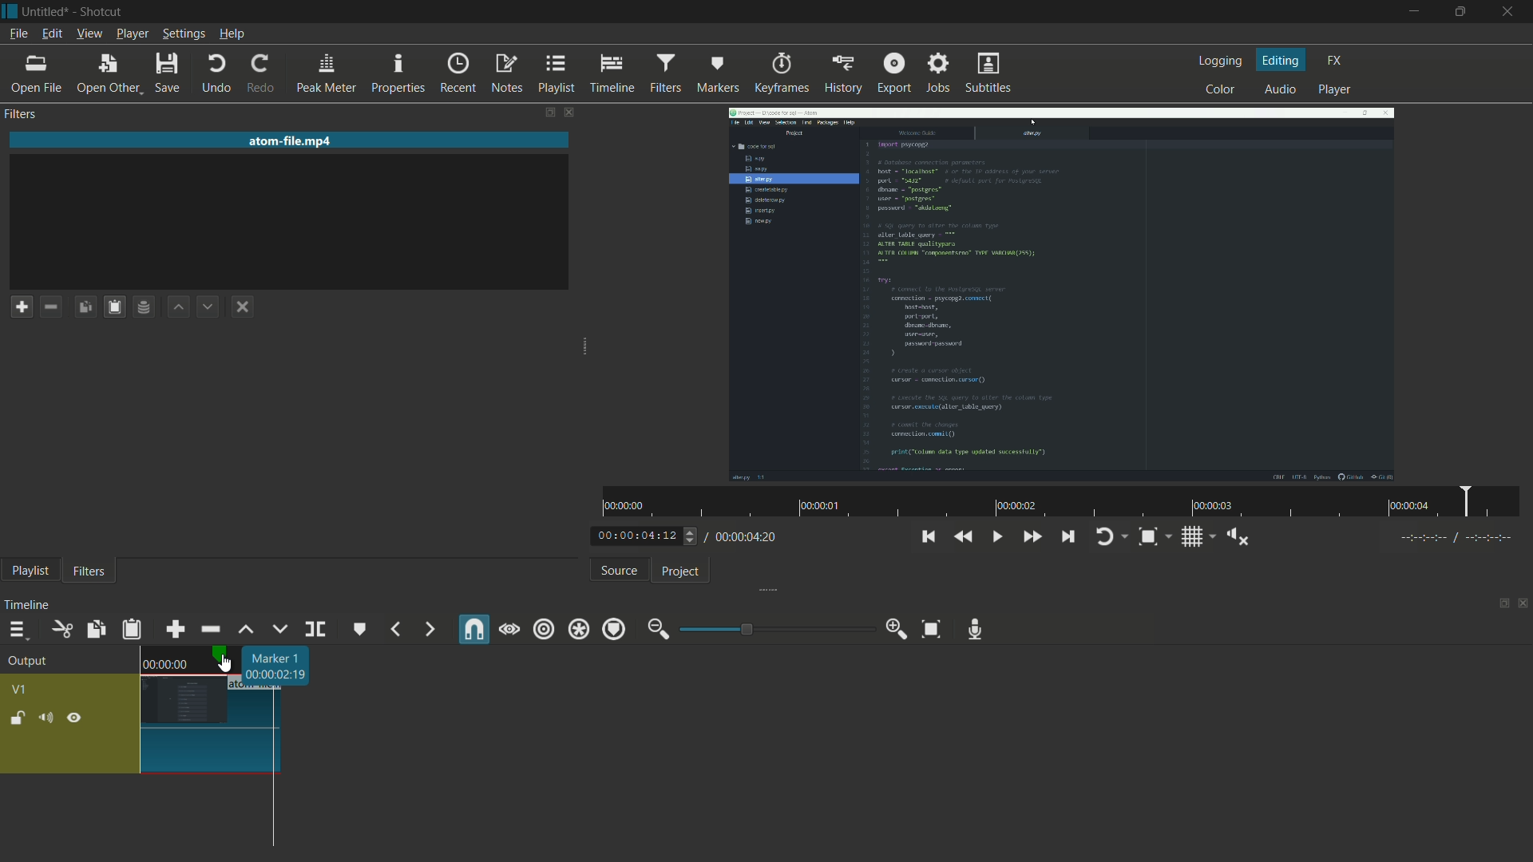 This screenshot has width=1533, height=862. Describe the element at coordinates (545, 629) in the screenshot. I see `ripple` at that location.